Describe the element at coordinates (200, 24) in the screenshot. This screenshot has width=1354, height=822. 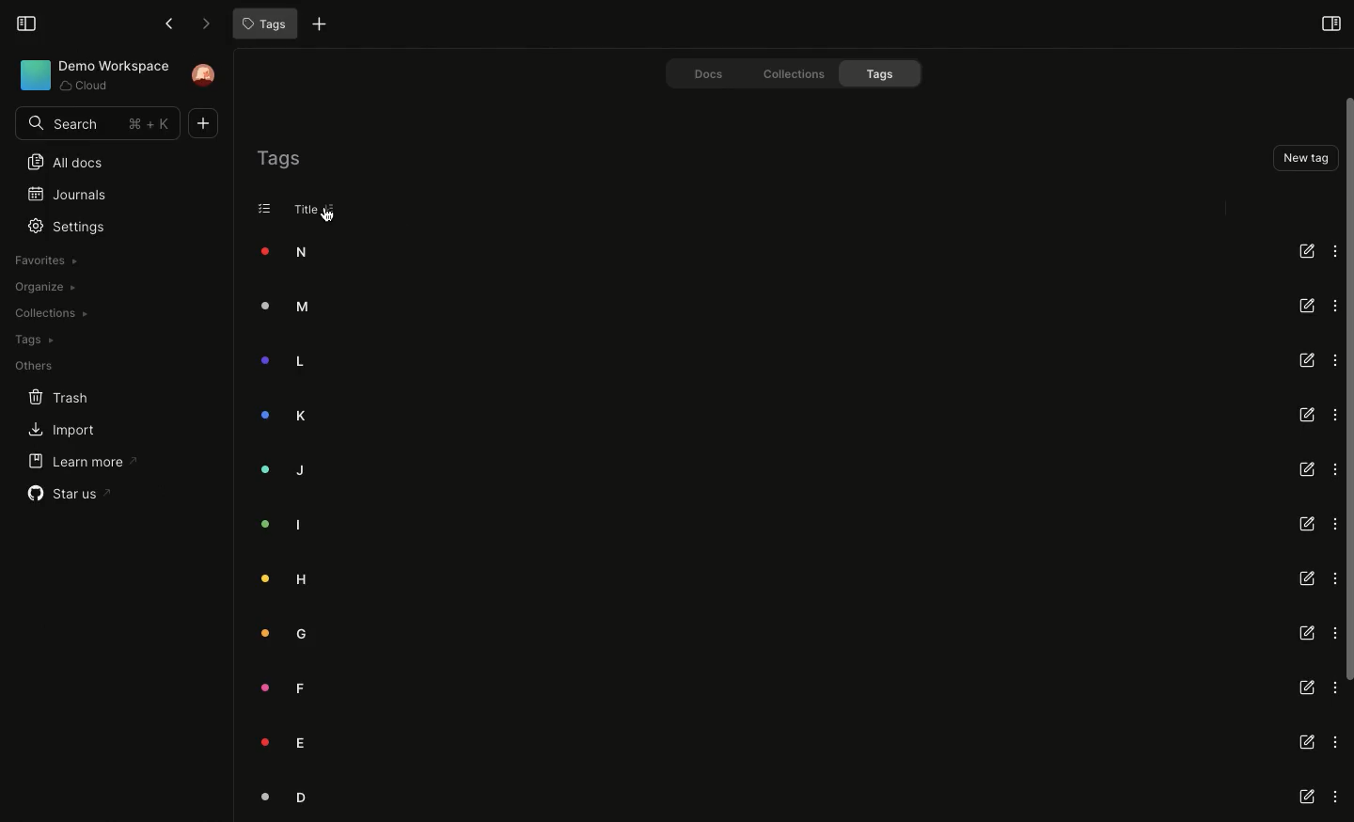
I see `Forward` at that location.